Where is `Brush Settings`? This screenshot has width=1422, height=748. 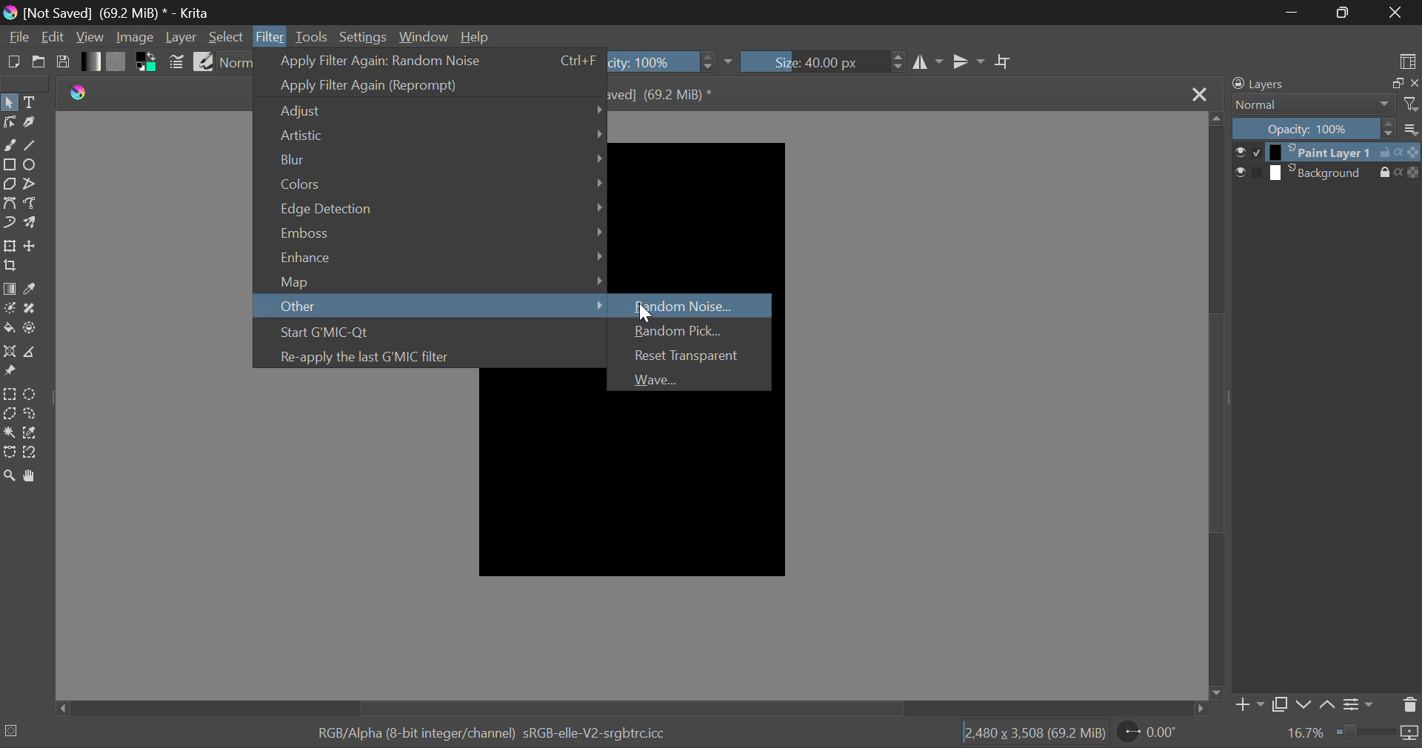
Brush Settings is located at coordinates (178, 62).